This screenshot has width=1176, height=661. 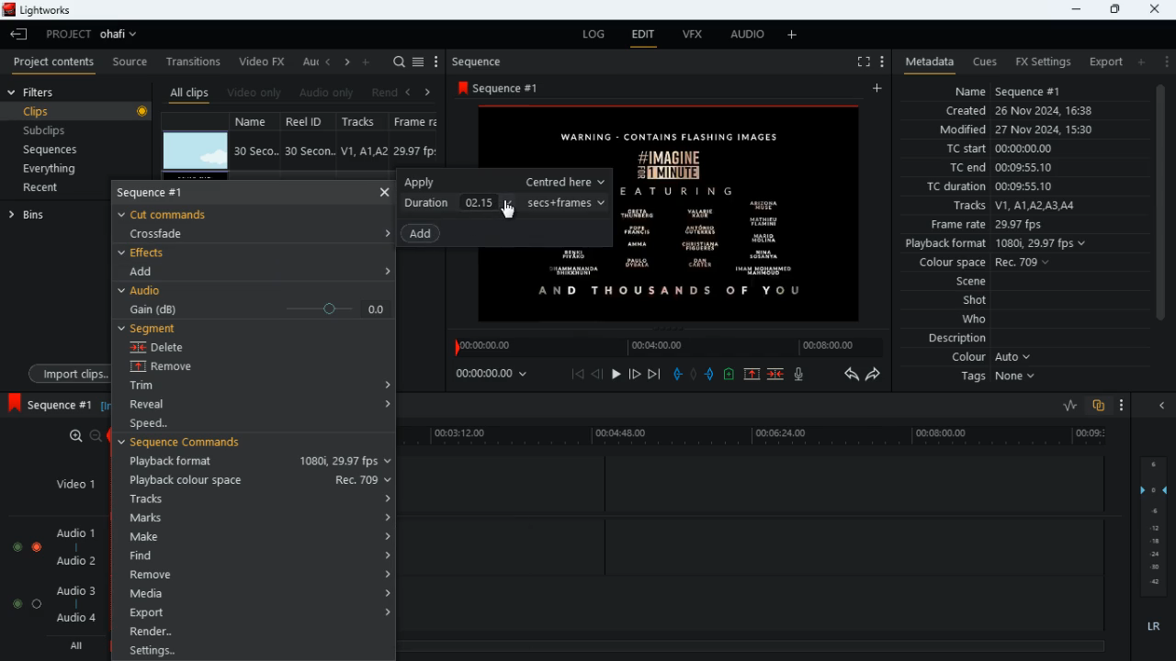 What do you see at coordinates (880, 89) in the screenshot?
I see `add` at bounding box center [880, 89].